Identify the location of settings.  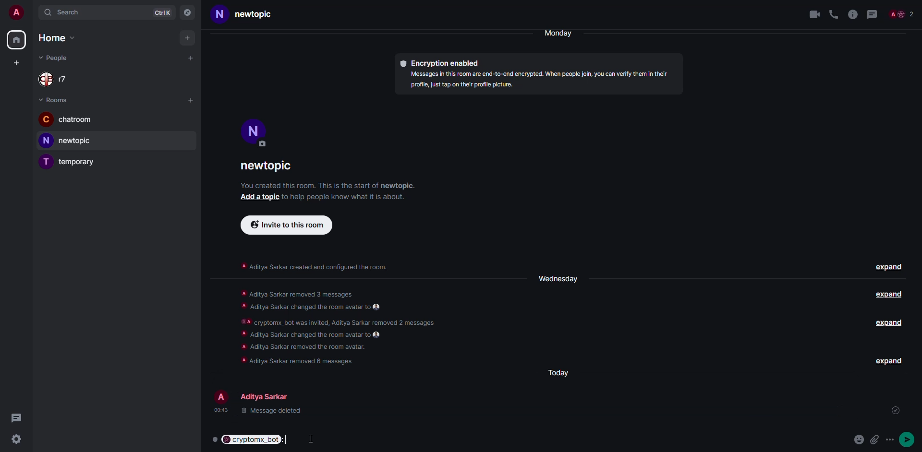
(16, 440).